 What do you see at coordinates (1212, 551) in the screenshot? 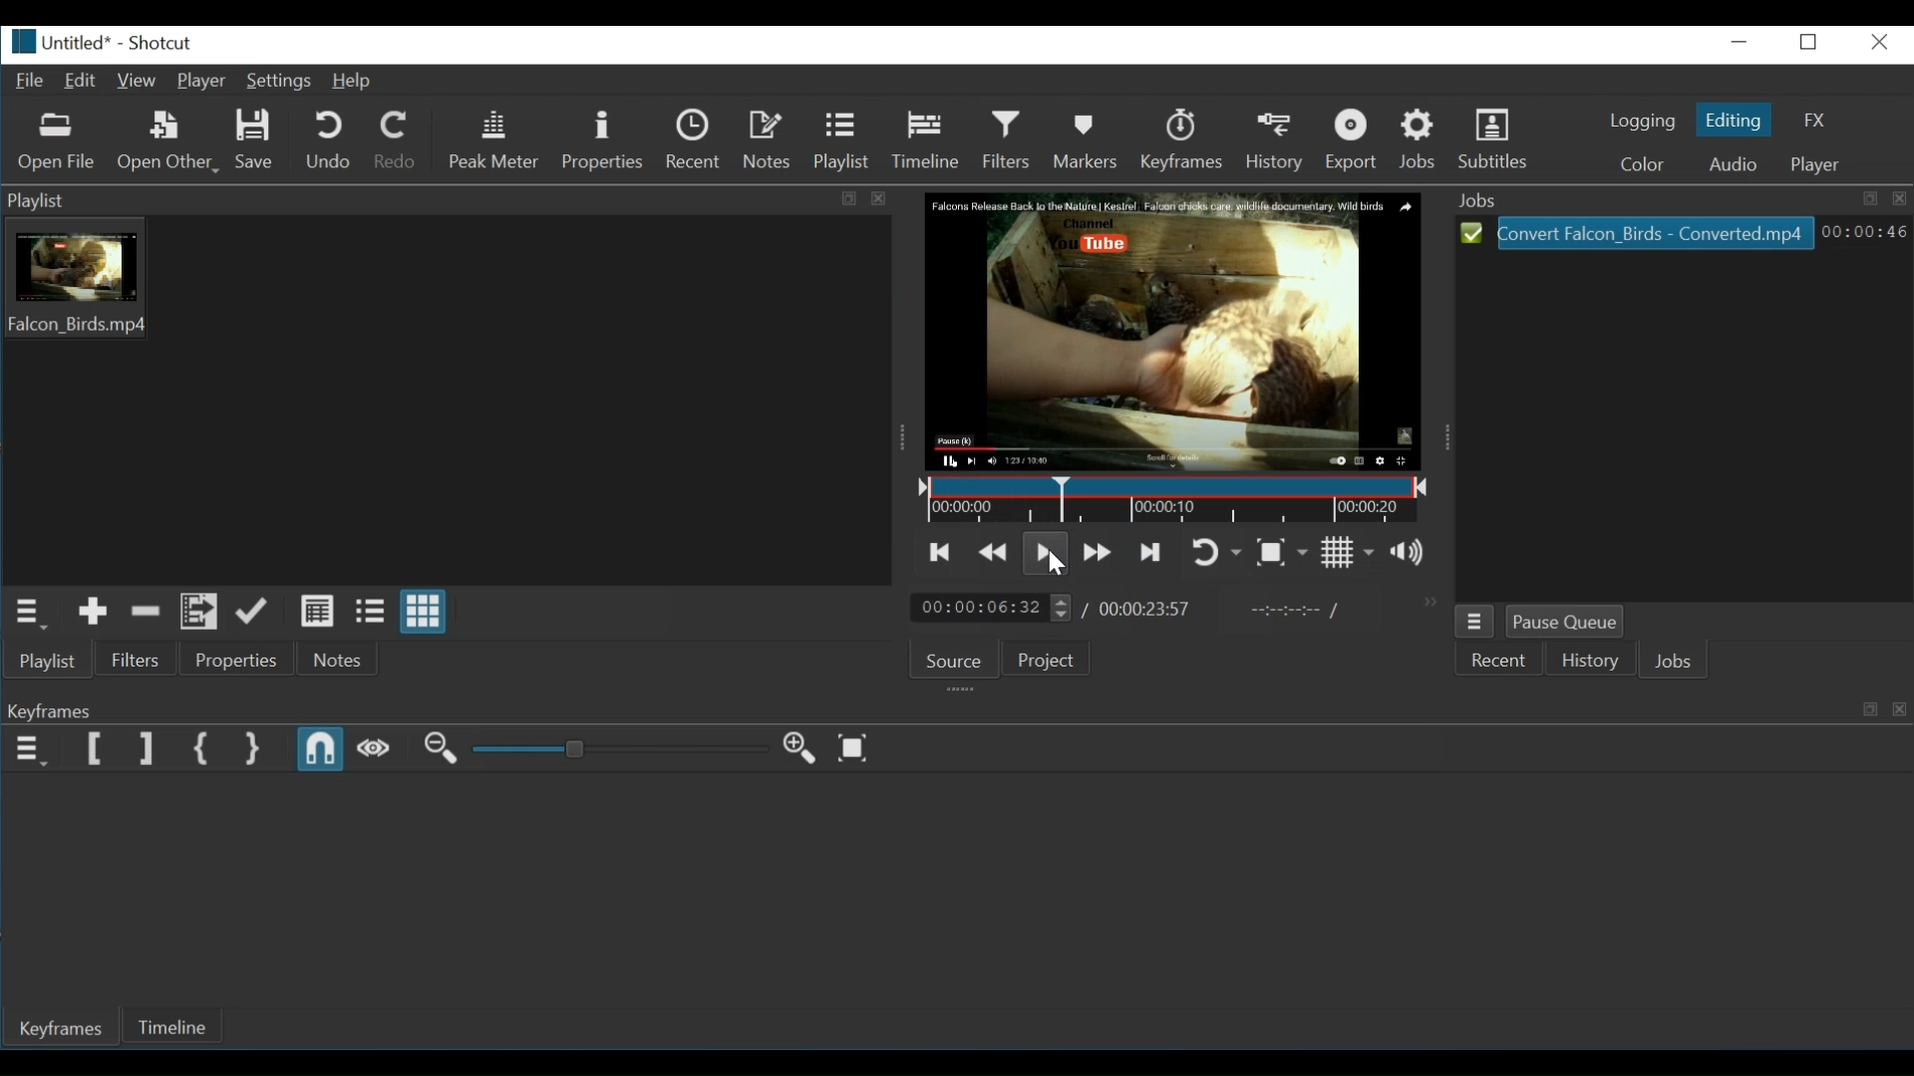
I see `Toggle player looping` at bounding box center [1212, 551].